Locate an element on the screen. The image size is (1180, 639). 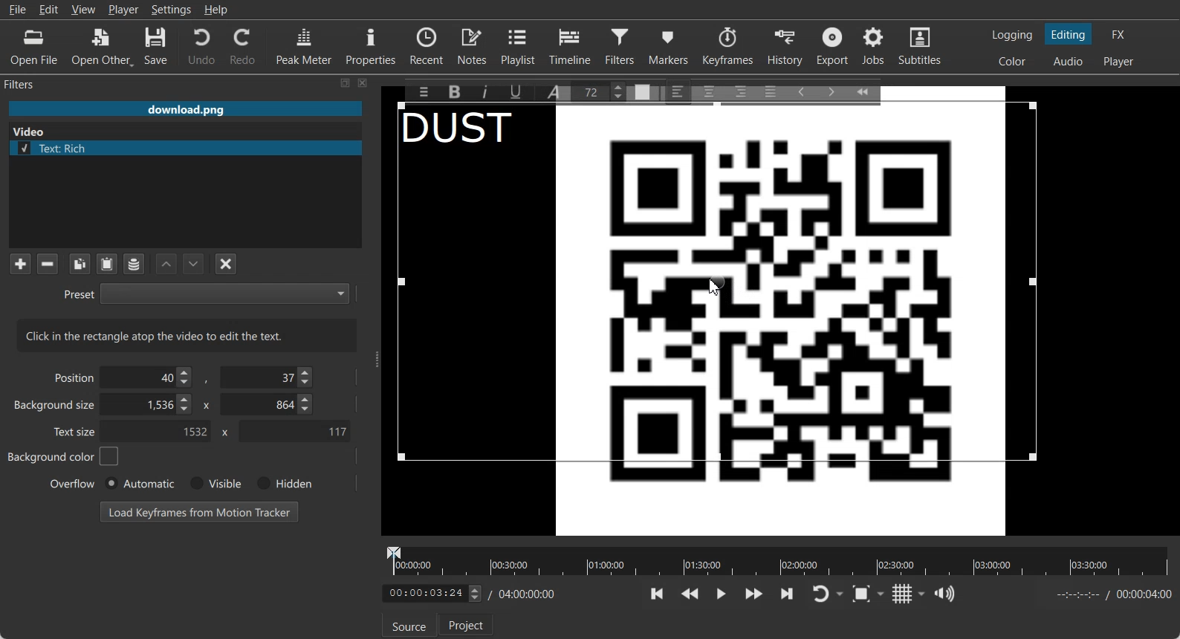
Keyframes is located at coordinates (727, 45).